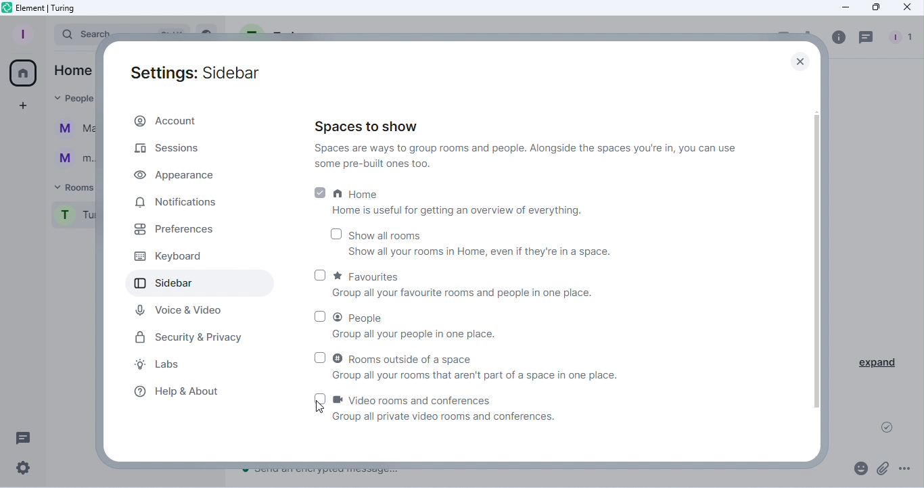  I want to click on Message sent, so click(892, 425).